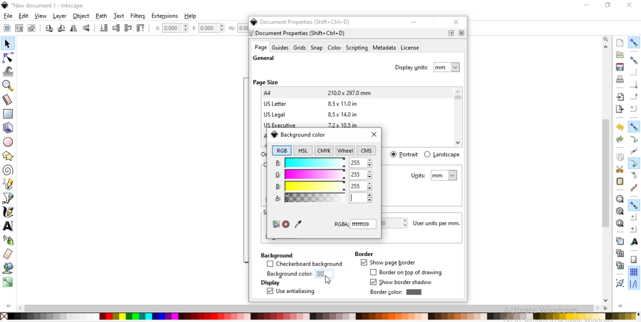 Image resolution: width=641 pixels, height=322 pixels. Describe the element at coordinates (633, 164) in the screenshot. I see `snap cusp nodes` at that location.